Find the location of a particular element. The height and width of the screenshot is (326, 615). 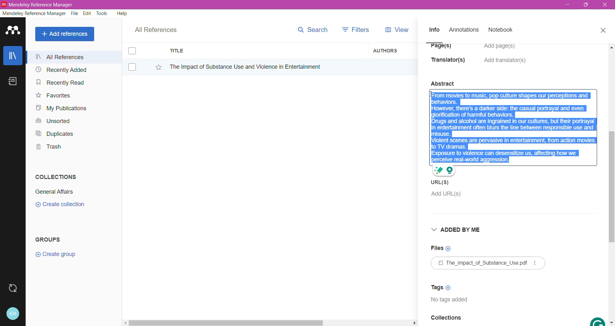

Click to Add Files is located at coordinates (440, 249).